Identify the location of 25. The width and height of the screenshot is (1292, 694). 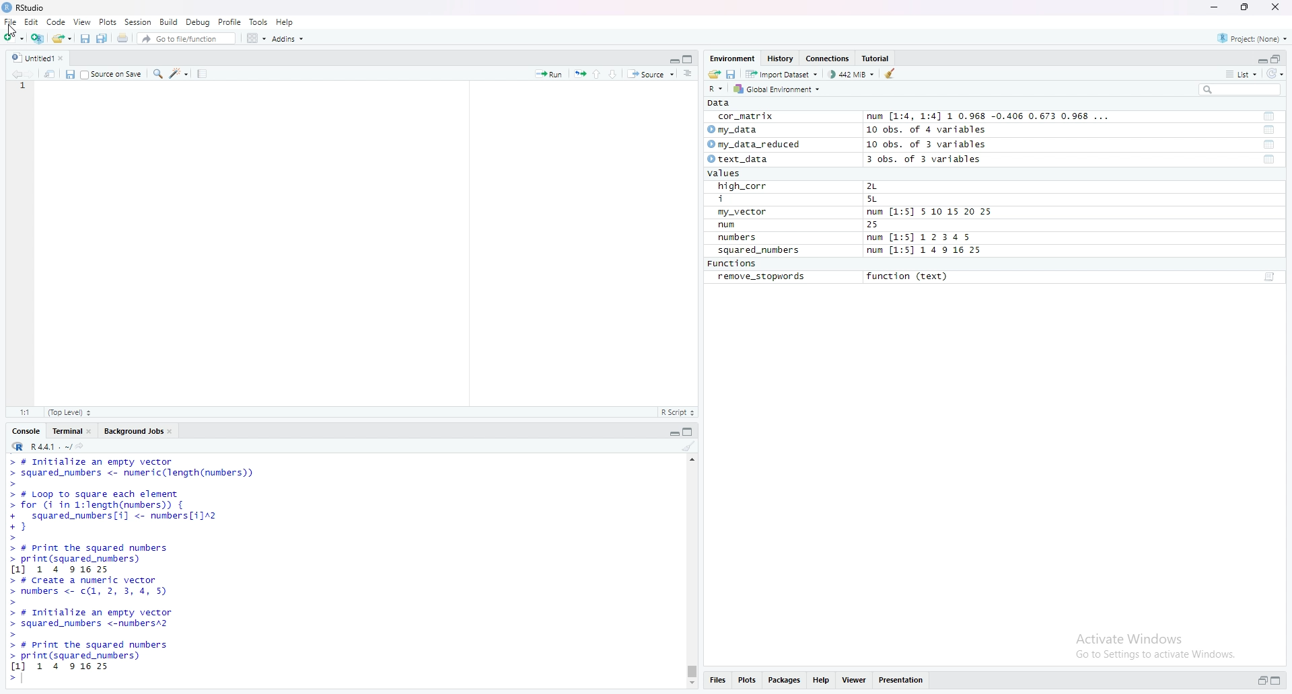
(887, 225).